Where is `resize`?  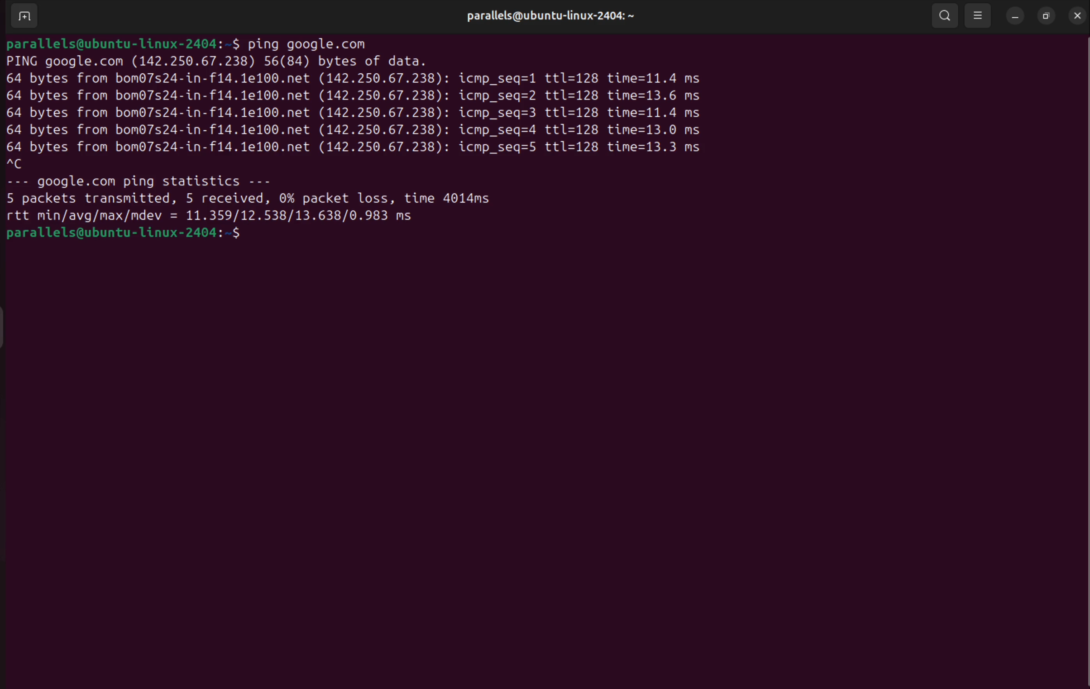 resize is located at coordinates (1044, 16).